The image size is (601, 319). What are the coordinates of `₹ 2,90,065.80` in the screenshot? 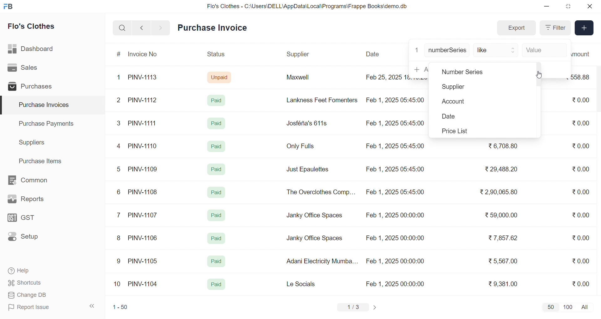 It's located at (499, 192).